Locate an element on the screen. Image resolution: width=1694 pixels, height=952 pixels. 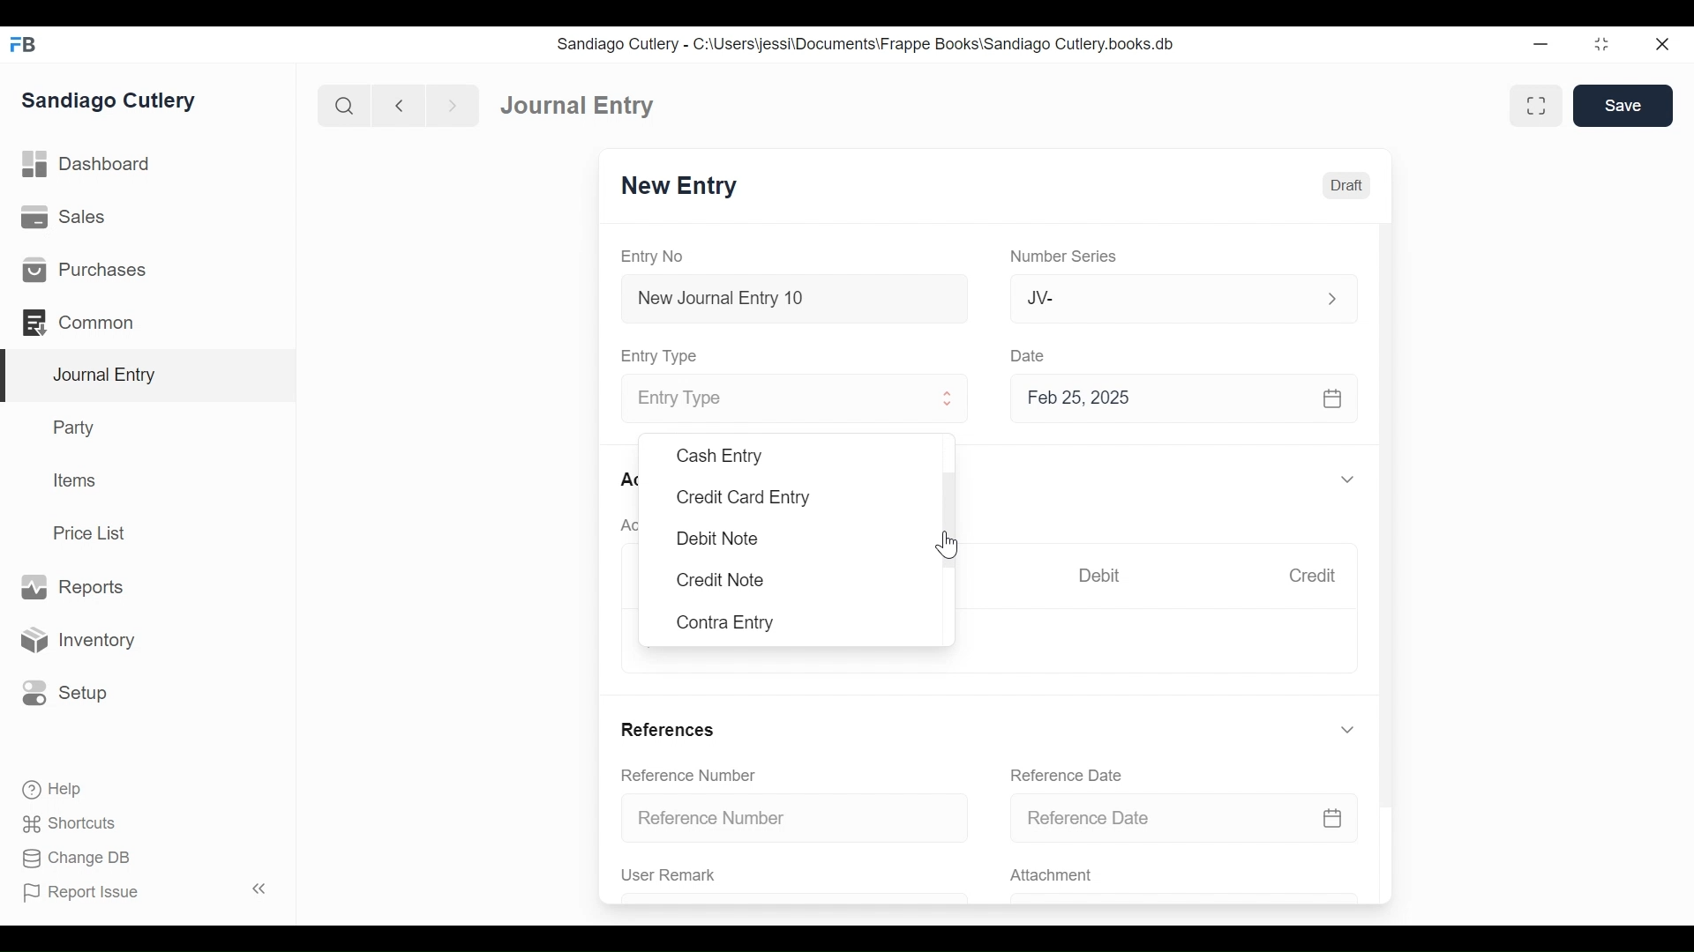
Expand is located at coordinates (949, 401).